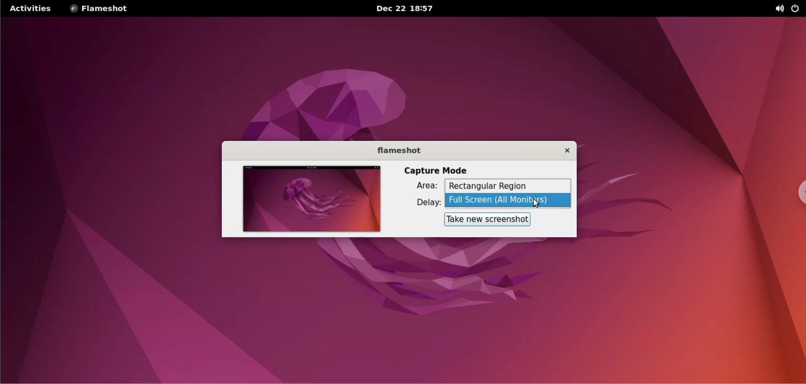 The width and height of the screenshot is (806, 384). Describe the element at coordinates (29, 8) in the screenshot. I see `activities` at that location.